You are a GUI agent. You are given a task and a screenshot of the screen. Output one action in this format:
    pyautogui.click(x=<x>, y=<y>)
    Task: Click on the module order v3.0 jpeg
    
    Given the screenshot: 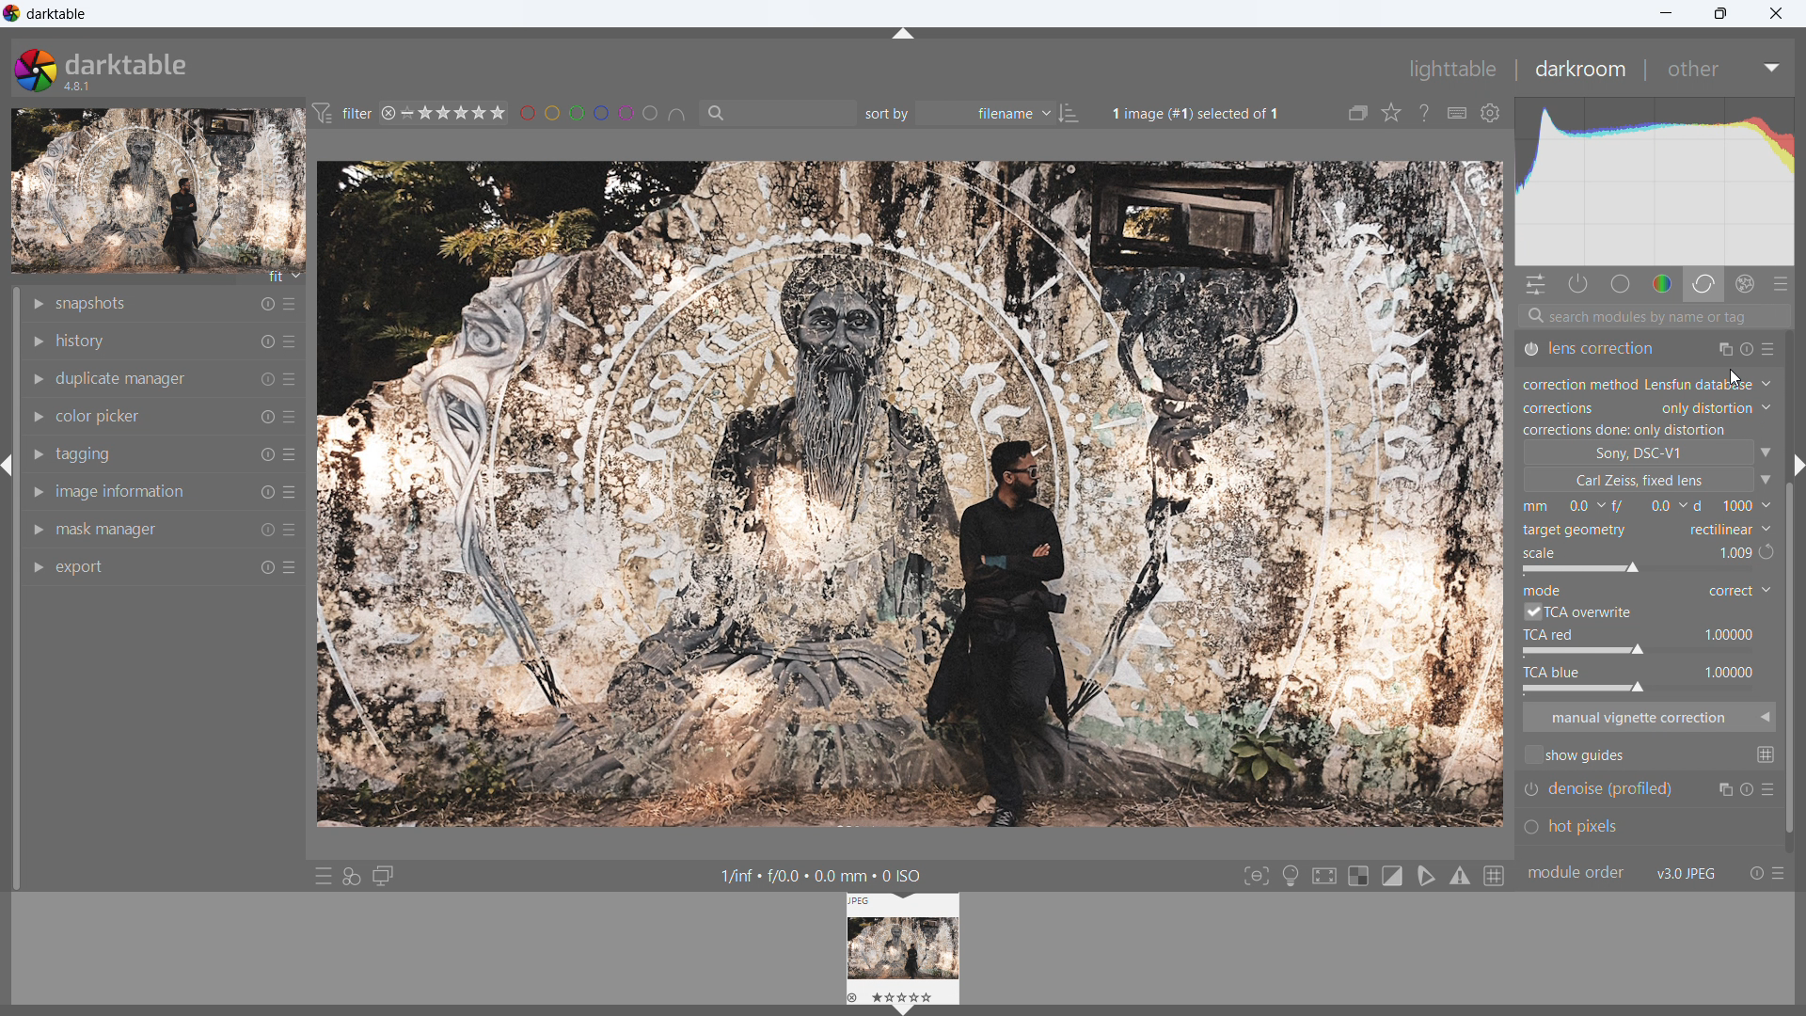 What is the action you would take?
    pyautogui.click(x=1625, y=871)
    